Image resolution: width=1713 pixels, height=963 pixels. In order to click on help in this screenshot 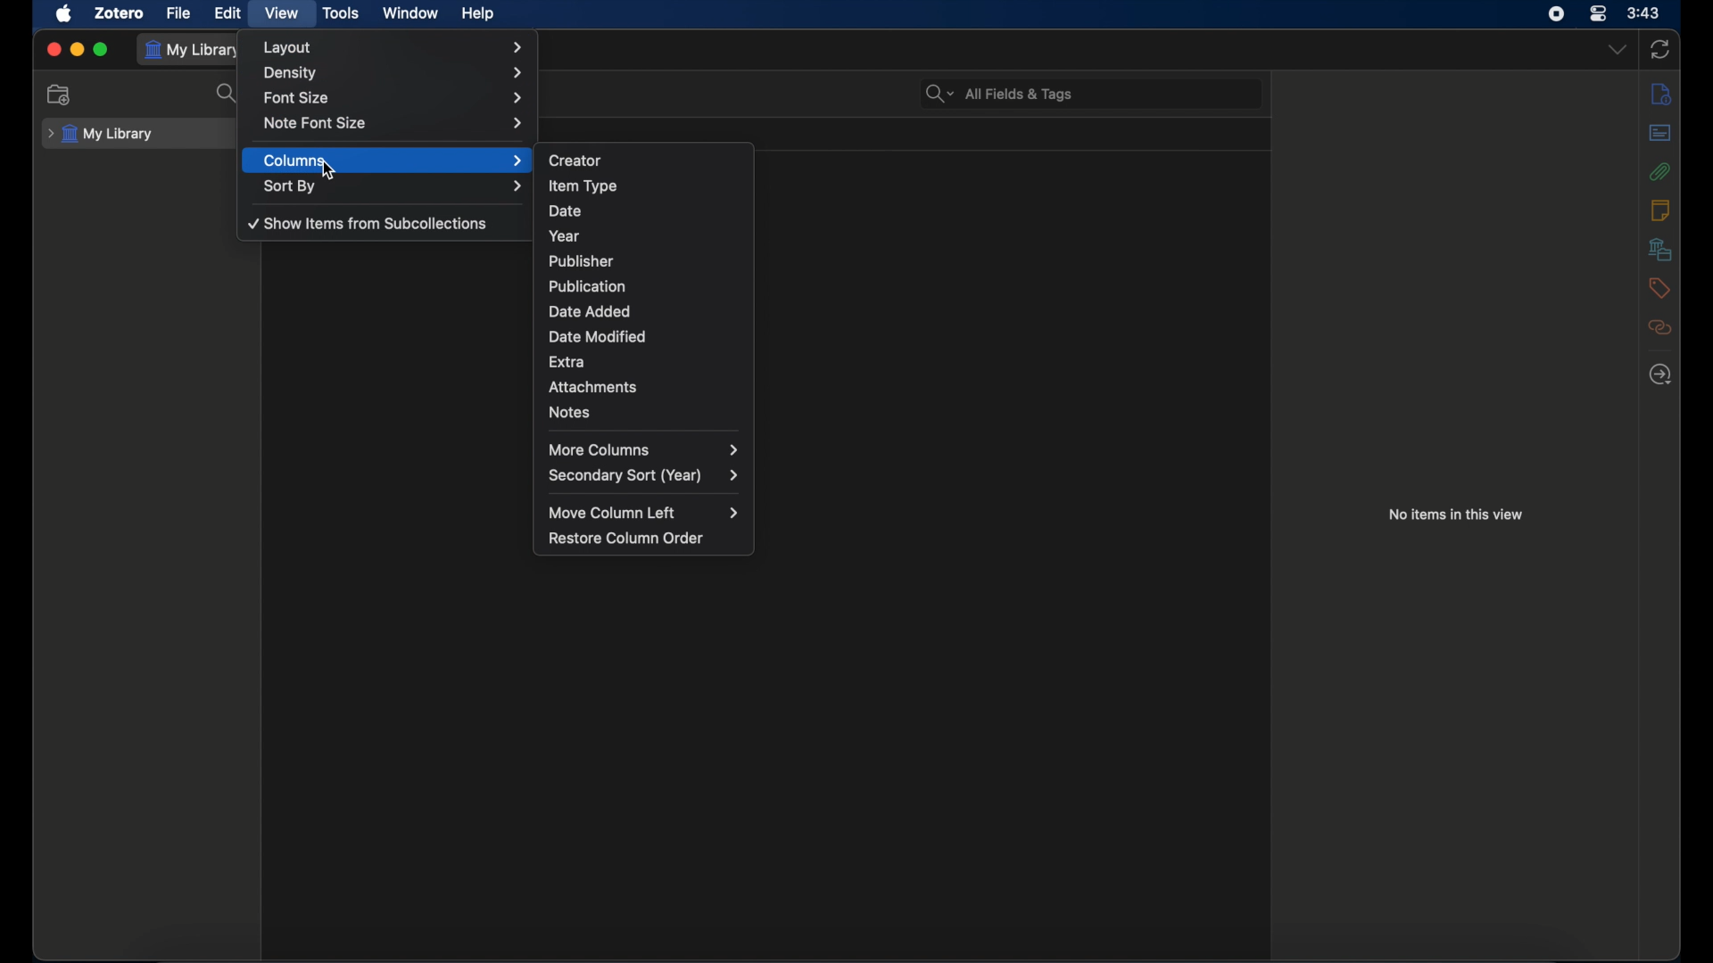, I will do `click(477, 13)`.